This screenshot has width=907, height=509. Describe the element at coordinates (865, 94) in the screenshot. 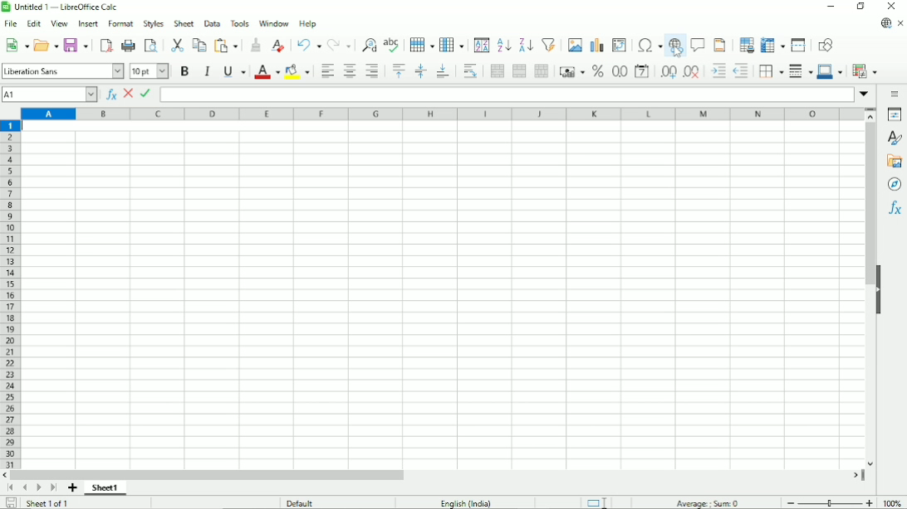

I see `Expand formula bar` at that location.